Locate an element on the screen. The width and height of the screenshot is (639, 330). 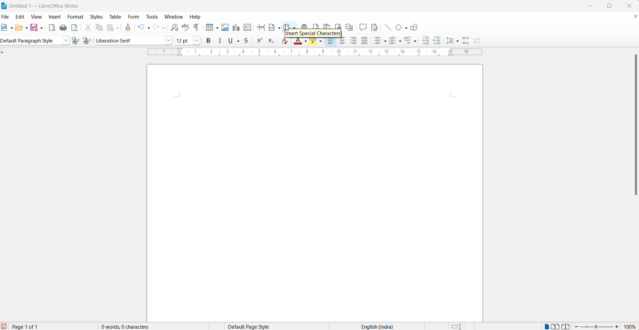
insert hyperlink is located at coordinates (303, 25).